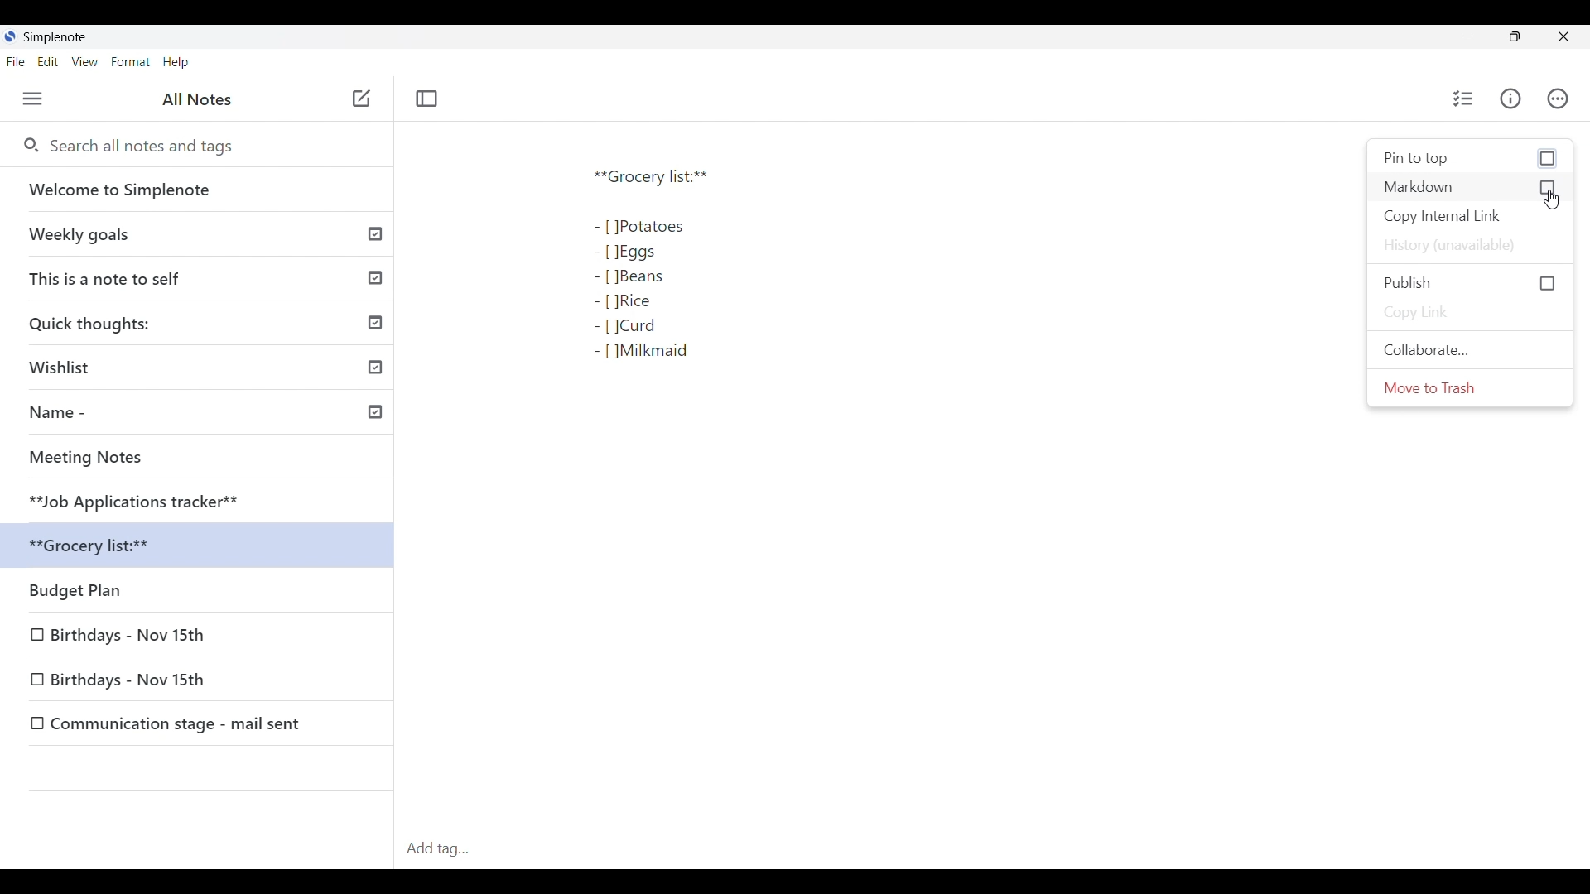 This screenshot has height=894, width=1590. What do you see at coordinates (202, 190) in the screenshot?
I see `Welcome to Simplenote` at bounding box center [202, 190].